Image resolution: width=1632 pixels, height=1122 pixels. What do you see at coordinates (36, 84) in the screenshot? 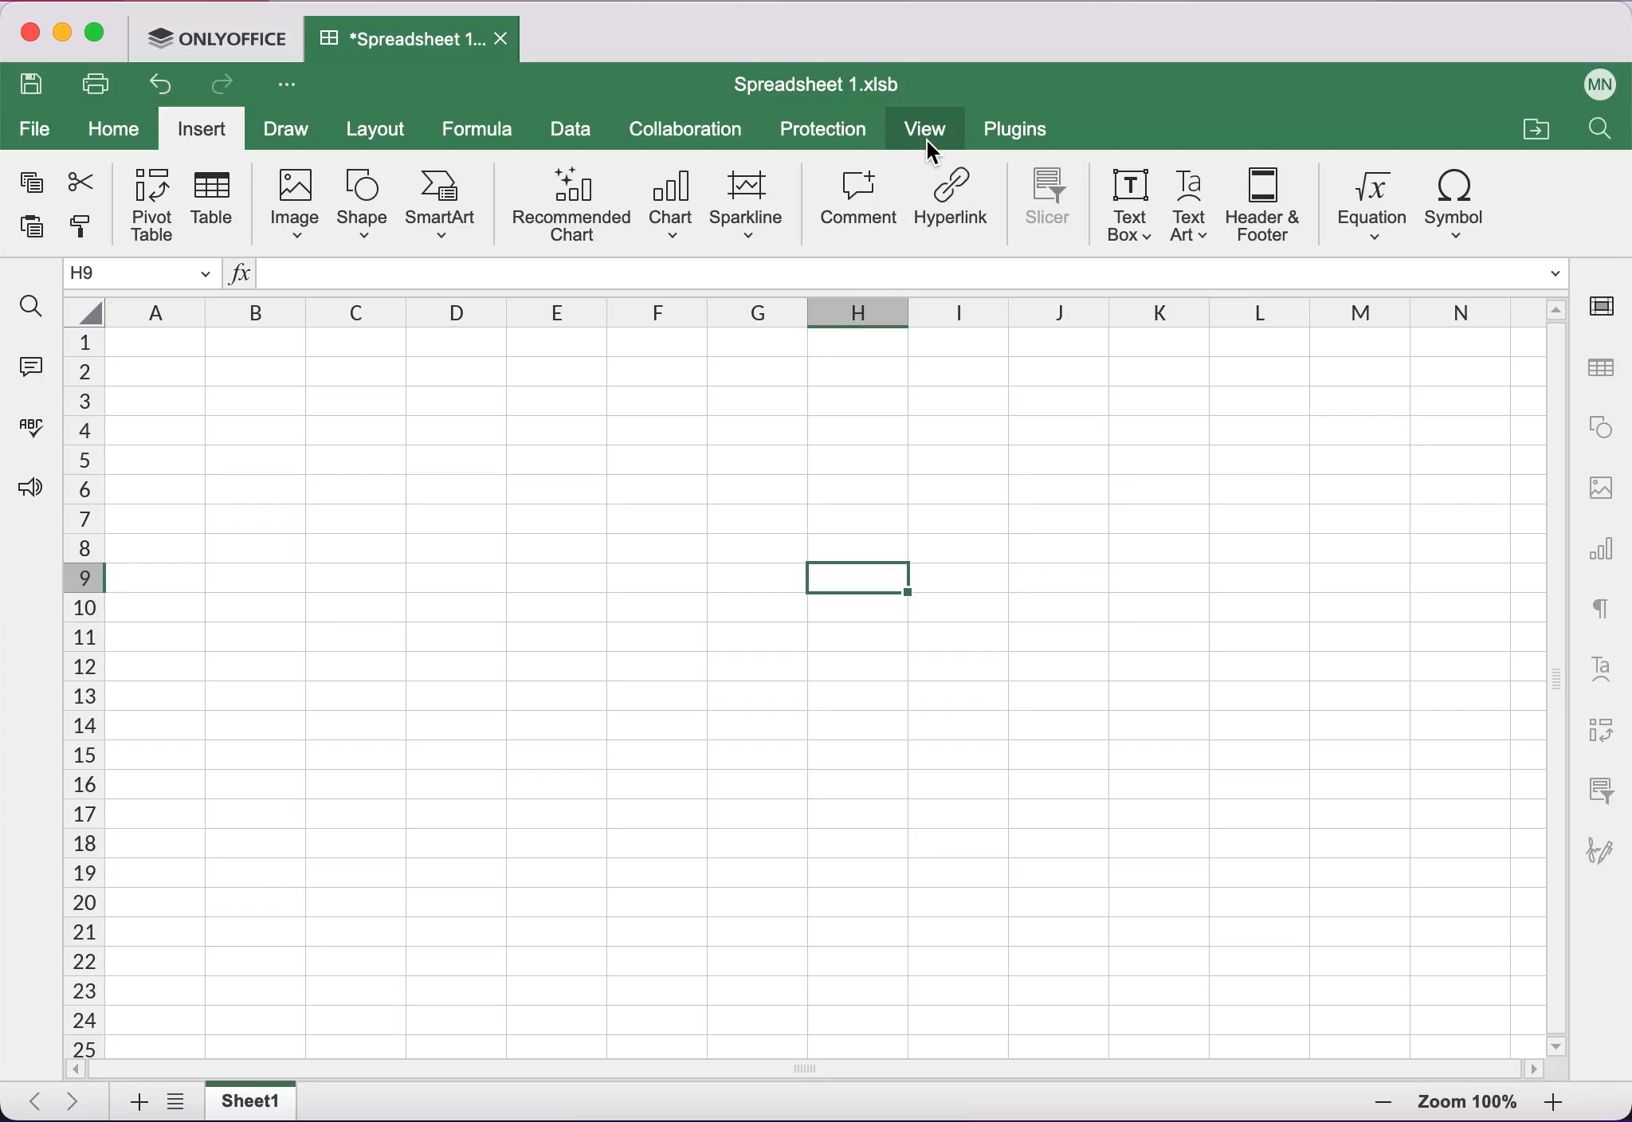
I see `save` at bounding box center [36, 84].